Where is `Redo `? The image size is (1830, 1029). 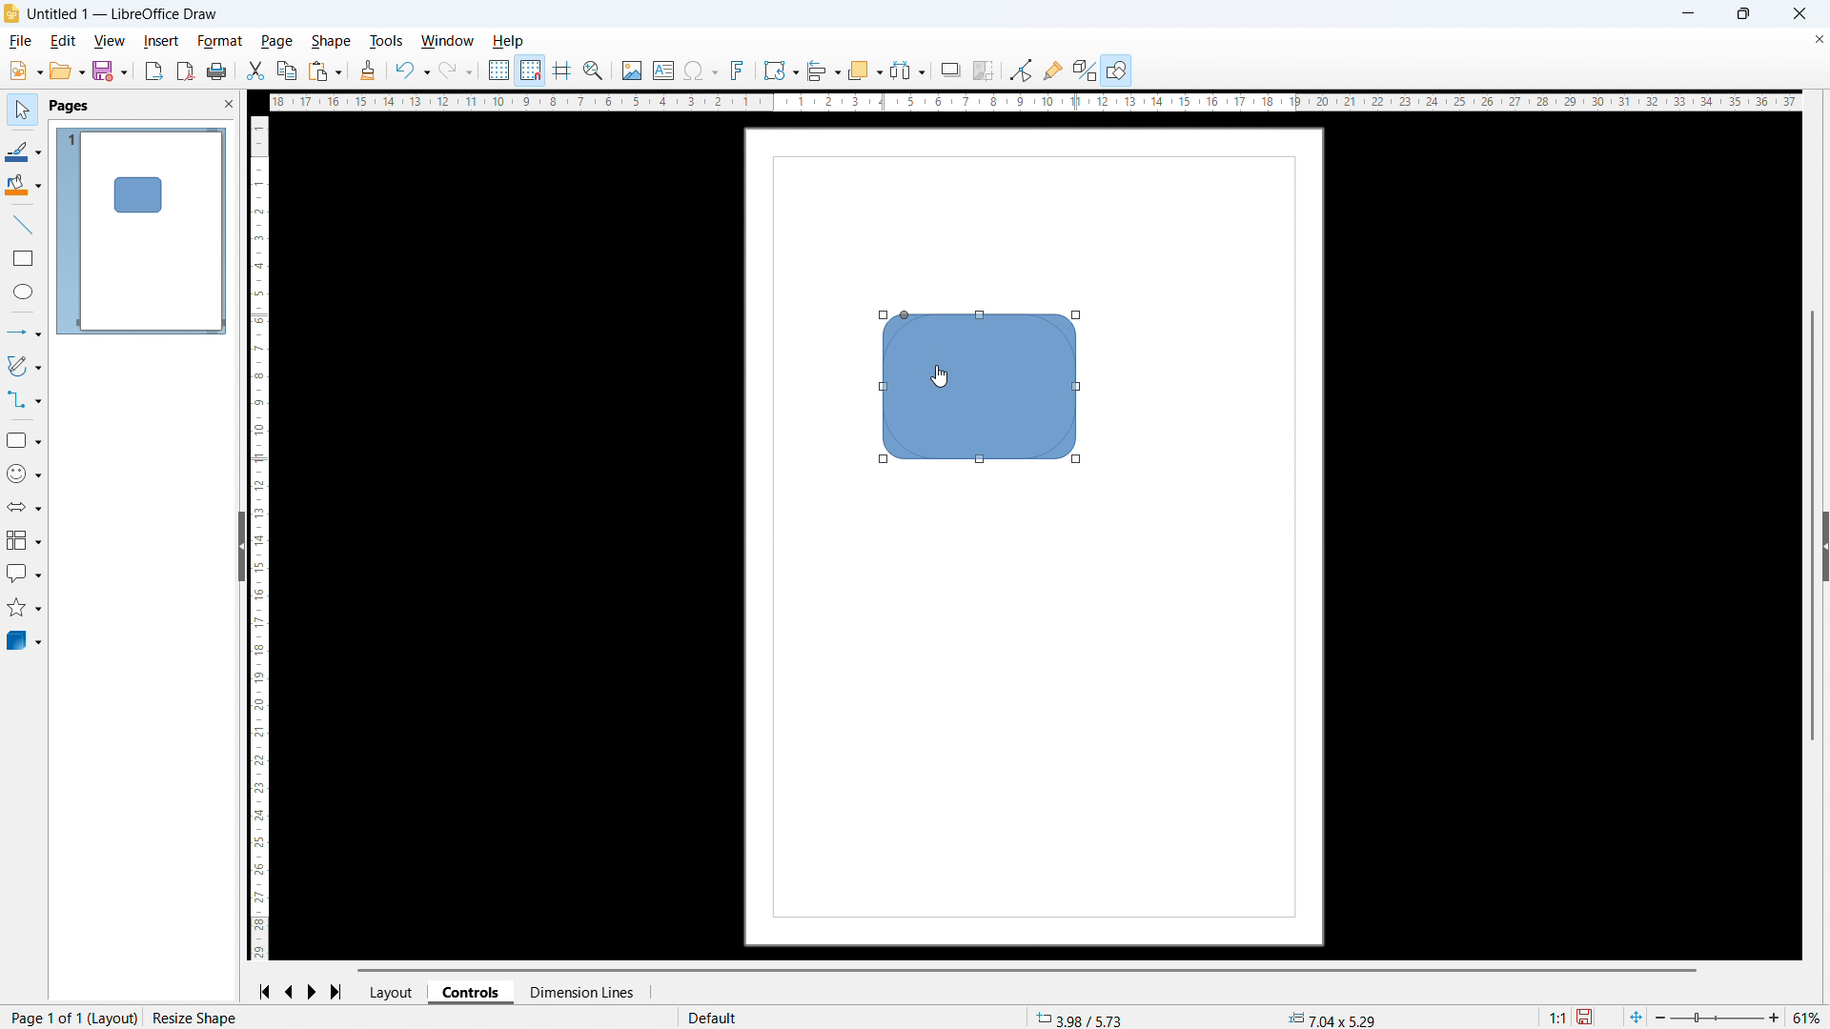 Redo  is located at coordinates (457, 71).